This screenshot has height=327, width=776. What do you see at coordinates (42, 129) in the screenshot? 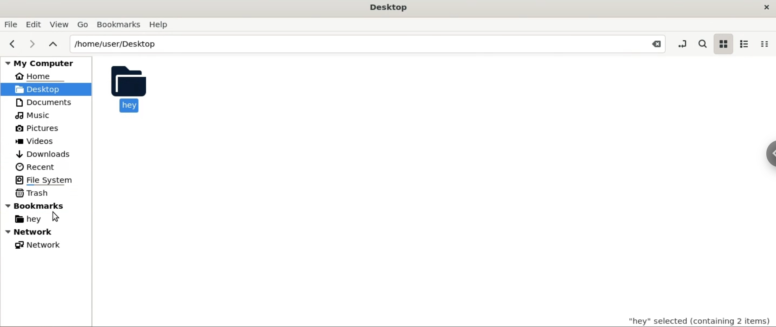
I see `Picture` at bounding box center [42, 129].